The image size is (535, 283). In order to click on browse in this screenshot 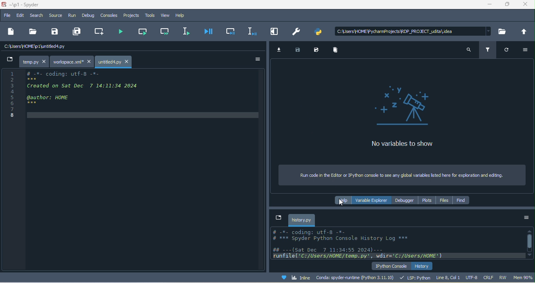, I will do `click(501, 31)`.